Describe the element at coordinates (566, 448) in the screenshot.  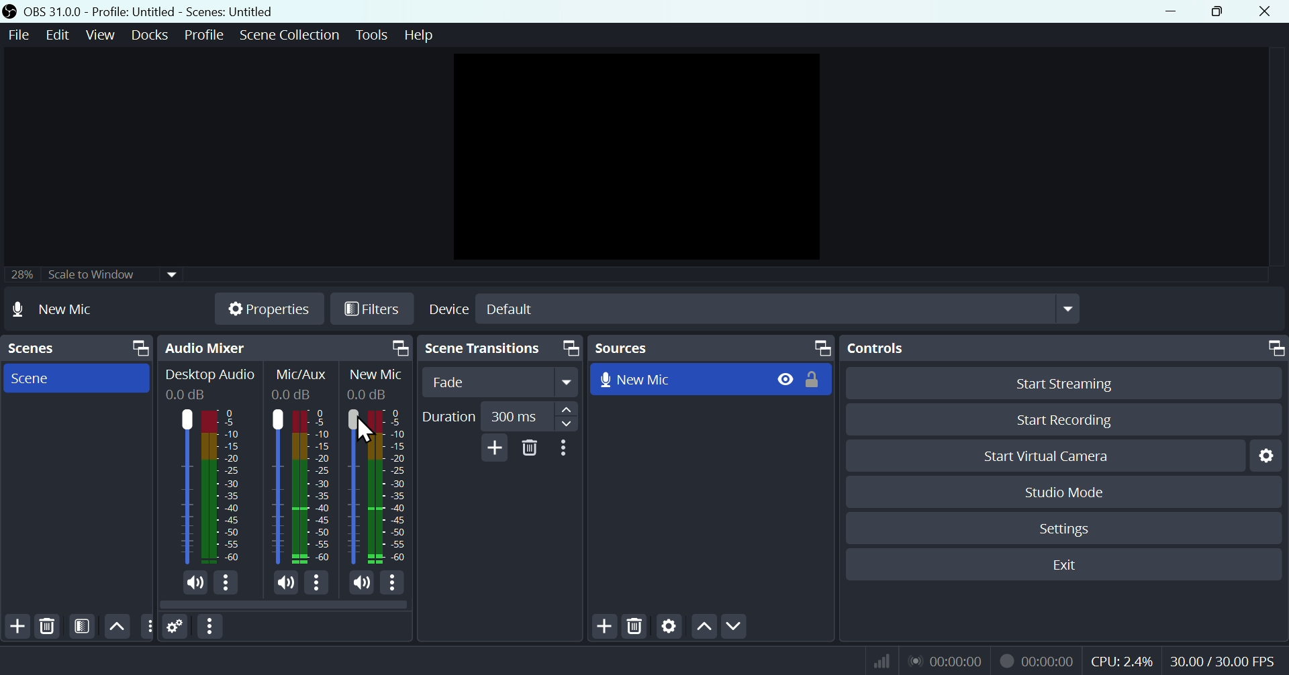
I see `More options` at that location.